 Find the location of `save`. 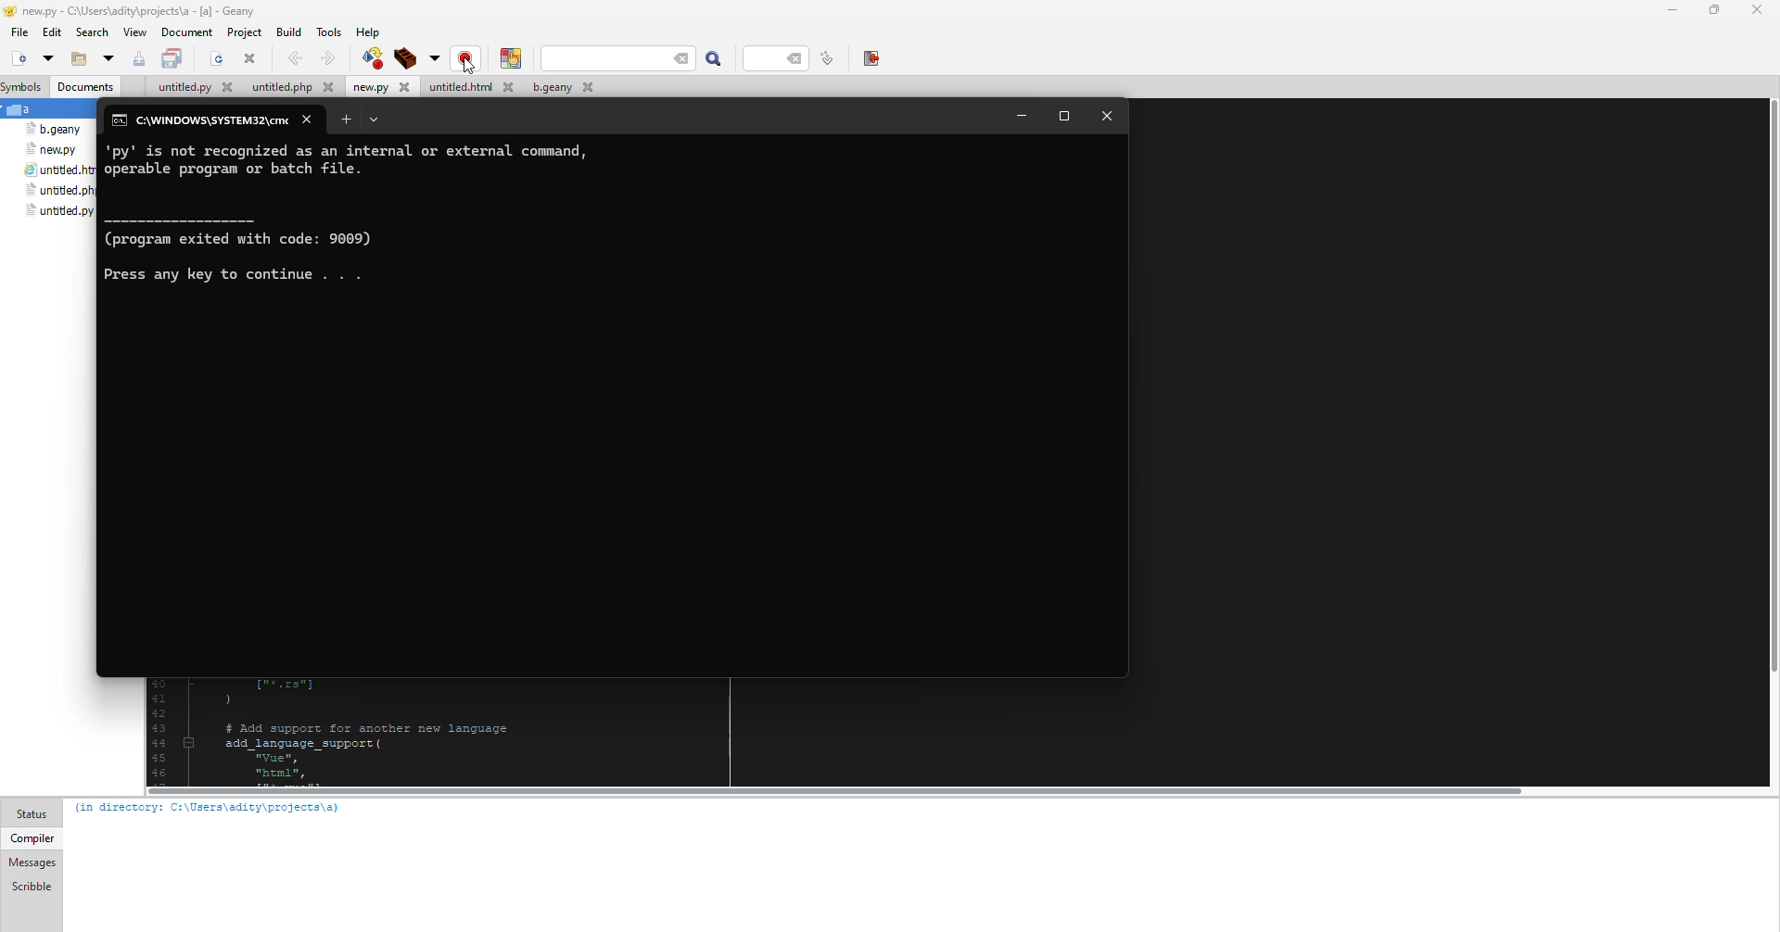

save is located at coordinates (172, 58).